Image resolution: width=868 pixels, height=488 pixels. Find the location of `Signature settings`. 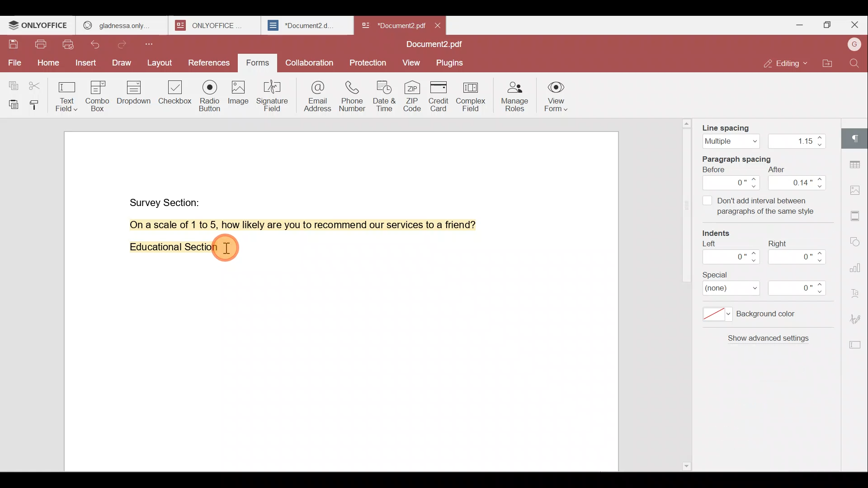

Signature settings is located at coordinates (858, 318).